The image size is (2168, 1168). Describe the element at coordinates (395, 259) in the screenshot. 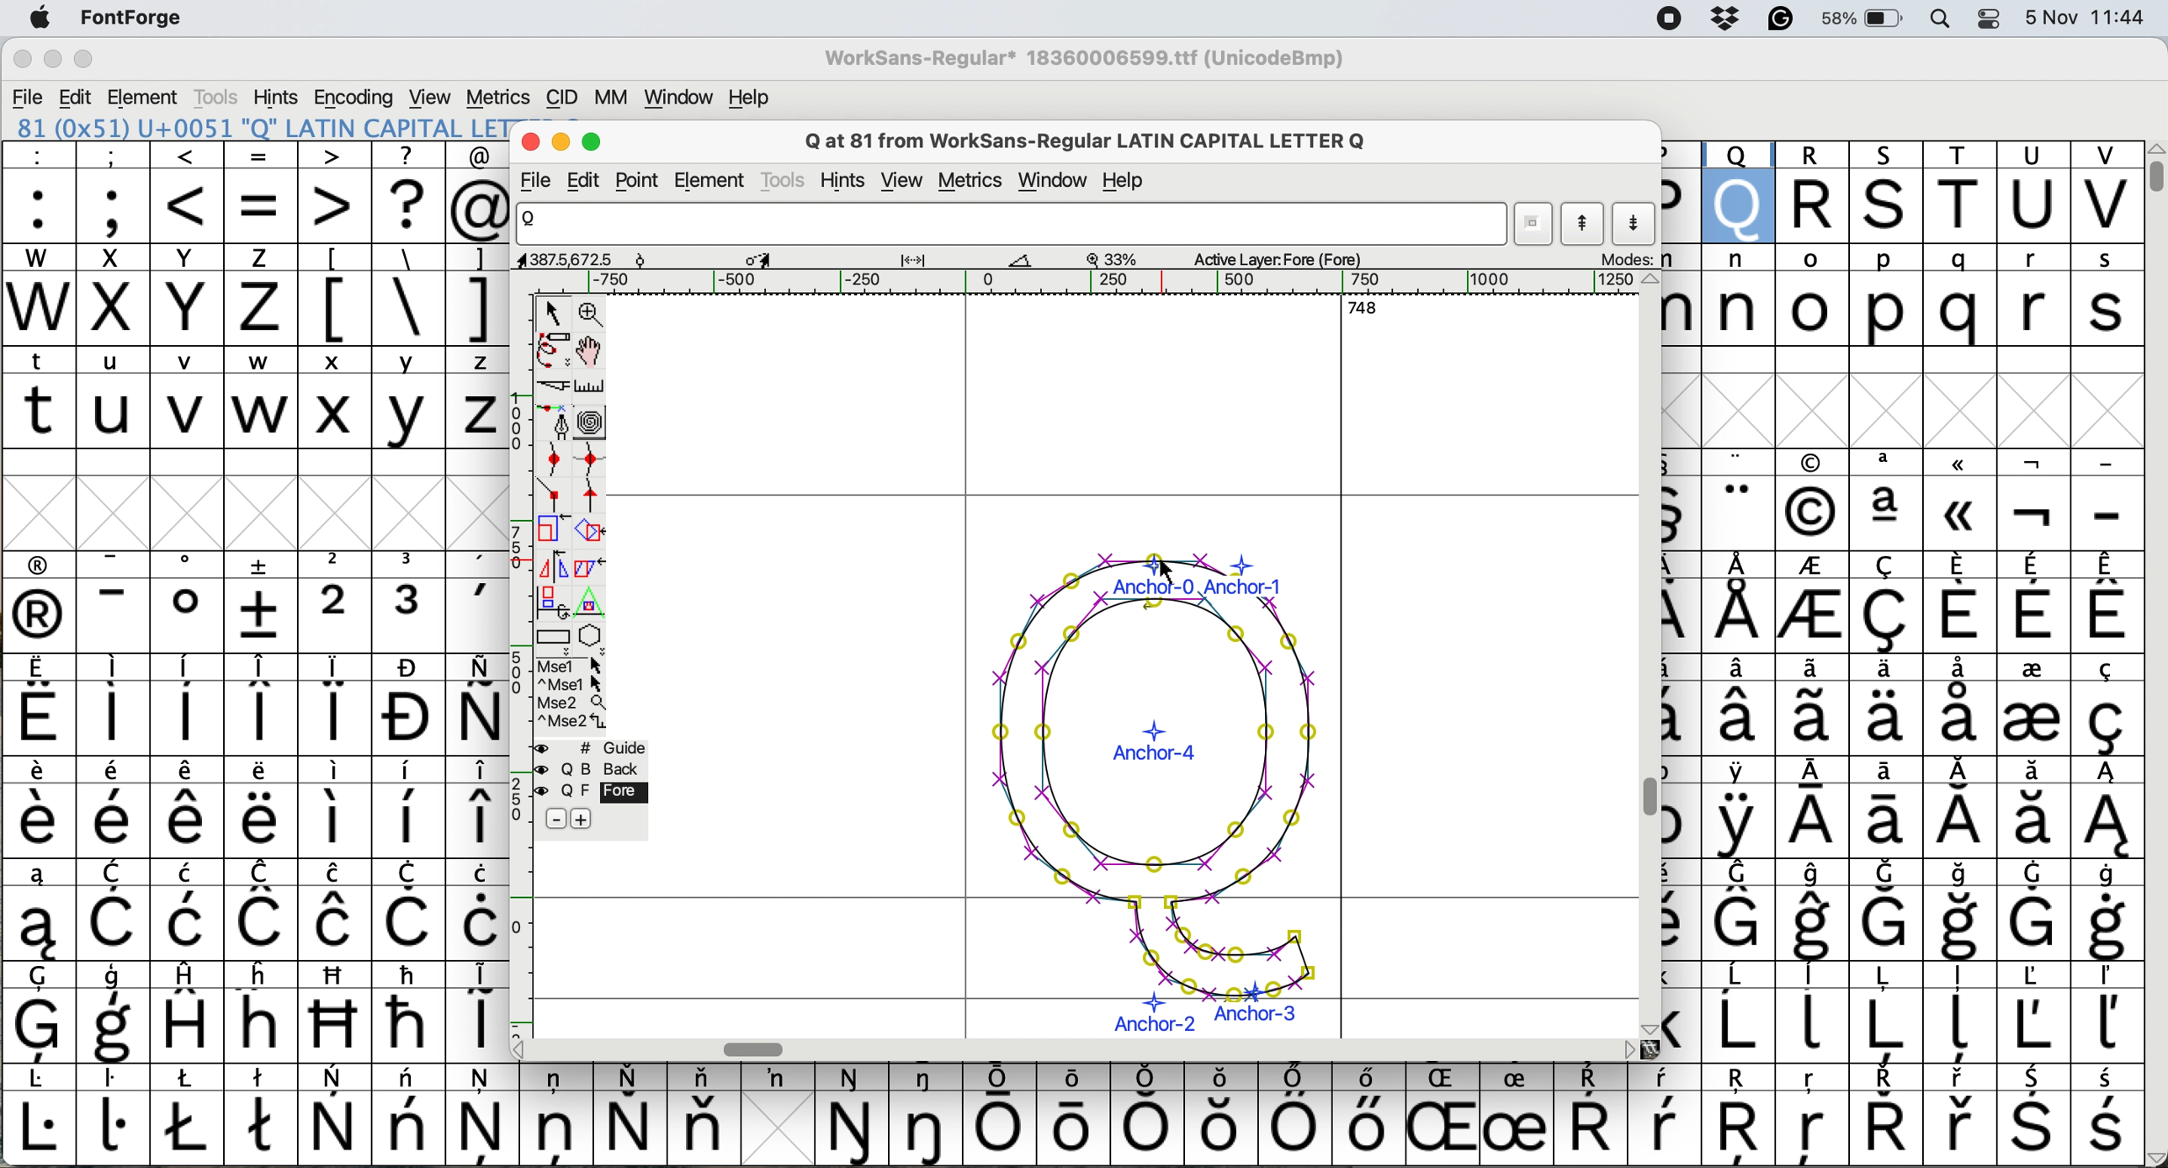

I see `special characters` at that location.